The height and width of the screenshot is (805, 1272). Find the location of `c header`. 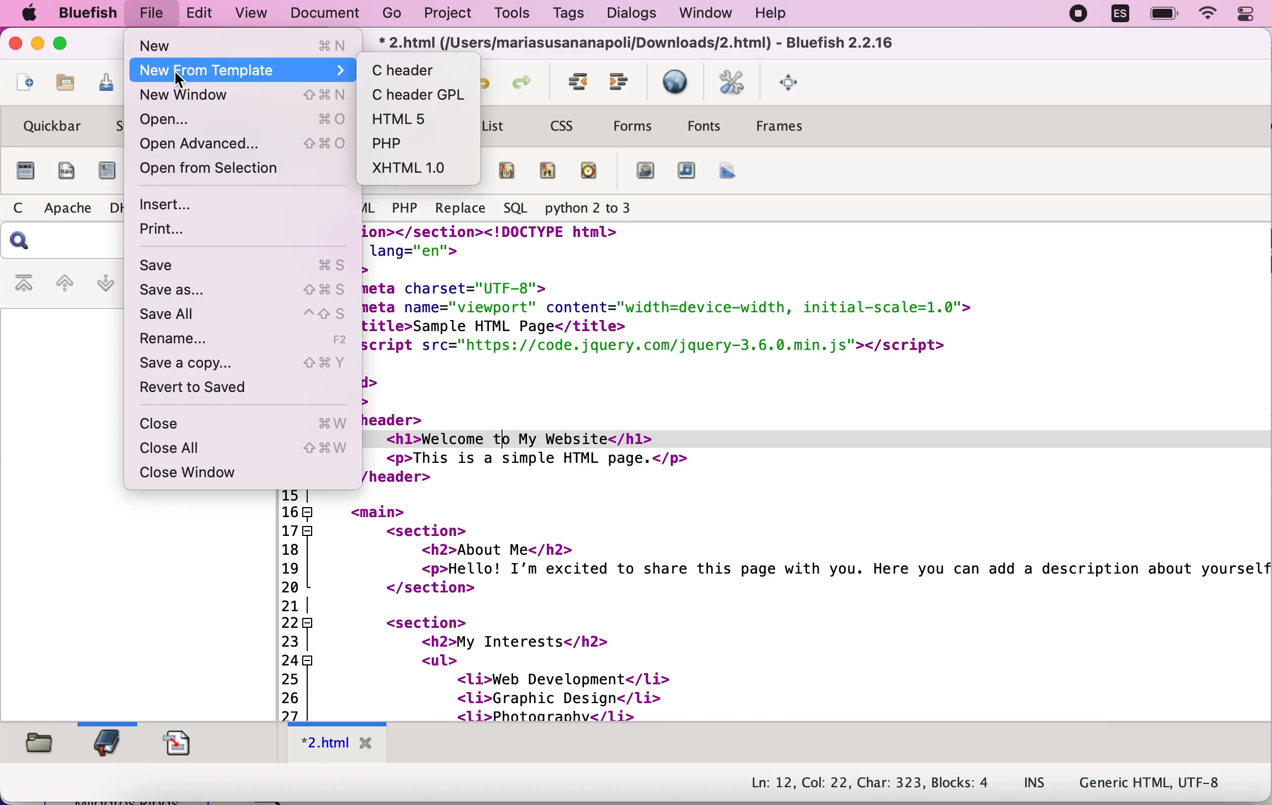

c header is located at coordinates (414, 70).